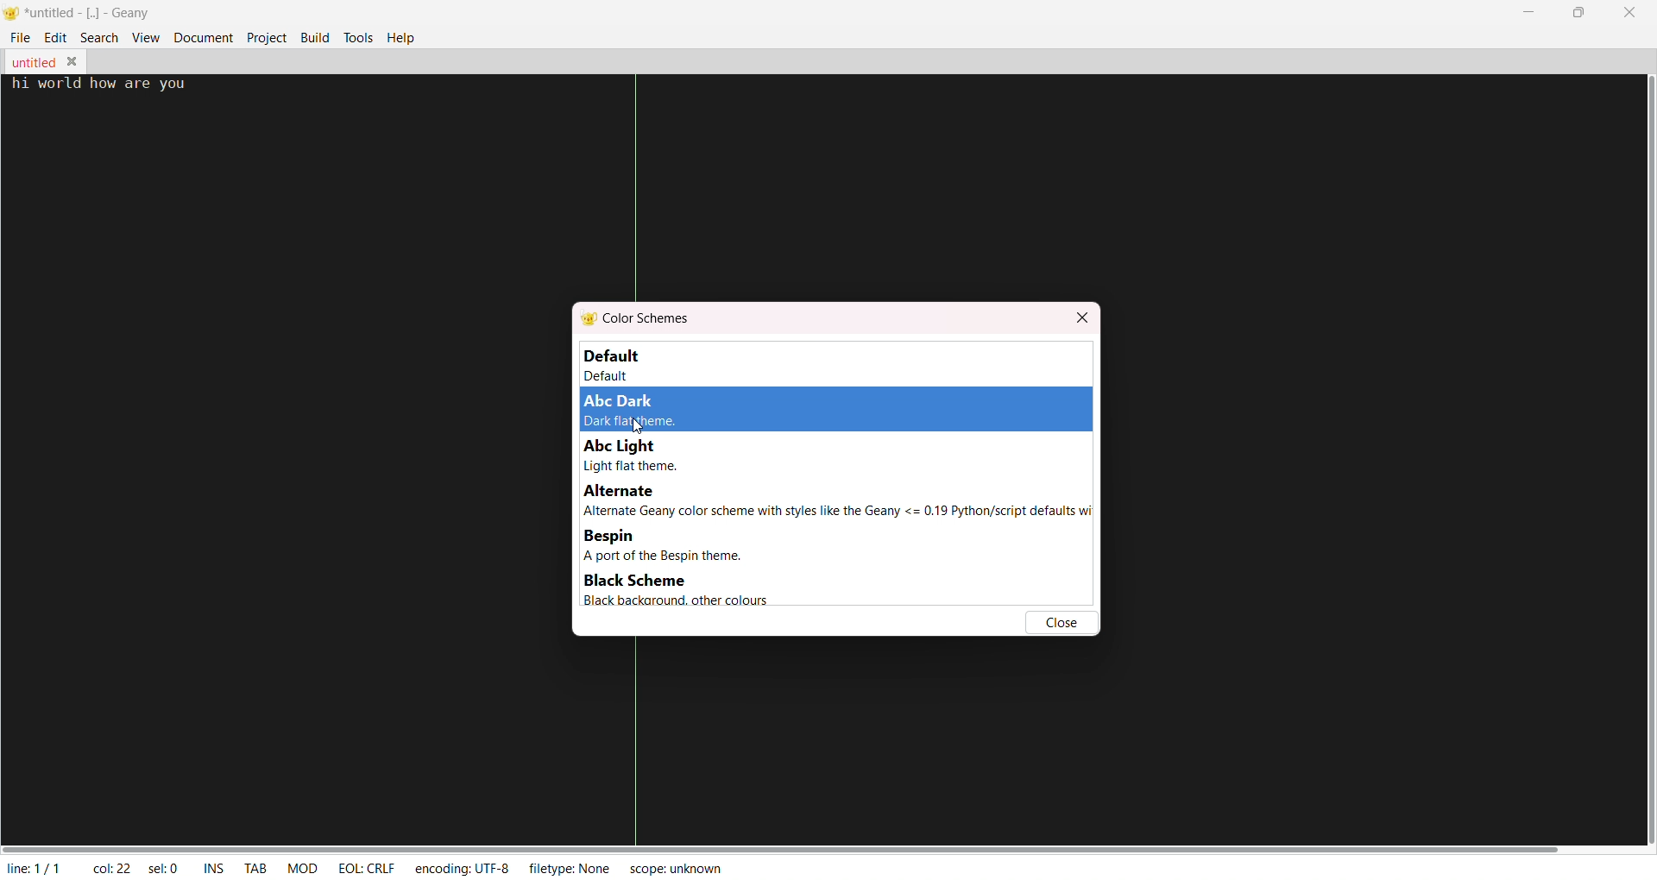 The height and width of the screenshot is (880, 1657). What do you see at coordinates (70, 59) in the screenshot?
I see `Close` at bounding box center [70, 59].